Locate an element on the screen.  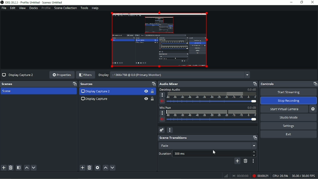
300ms is located at coordinates (210, 153).